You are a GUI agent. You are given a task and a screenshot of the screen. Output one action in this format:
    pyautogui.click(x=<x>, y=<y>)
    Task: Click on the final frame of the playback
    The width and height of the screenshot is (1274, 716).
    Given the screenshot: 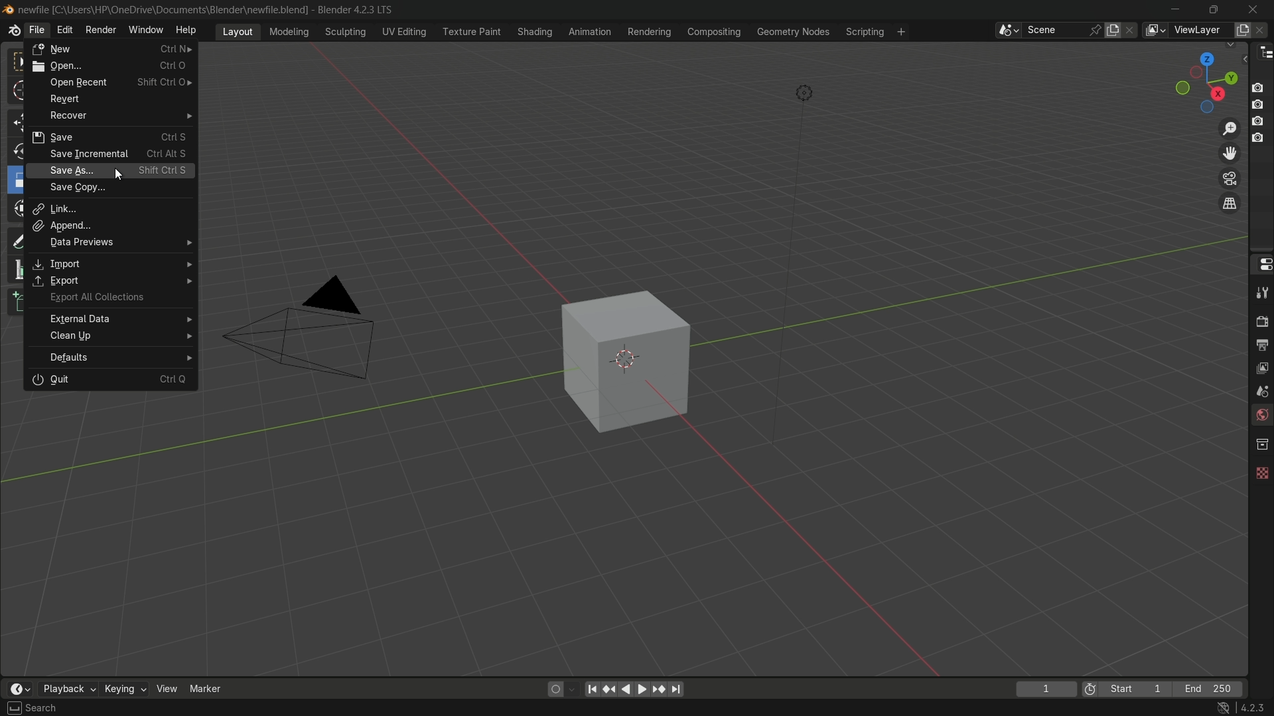 What is the action you would take?
    pyautogui.click(x=1209, y=689)
    